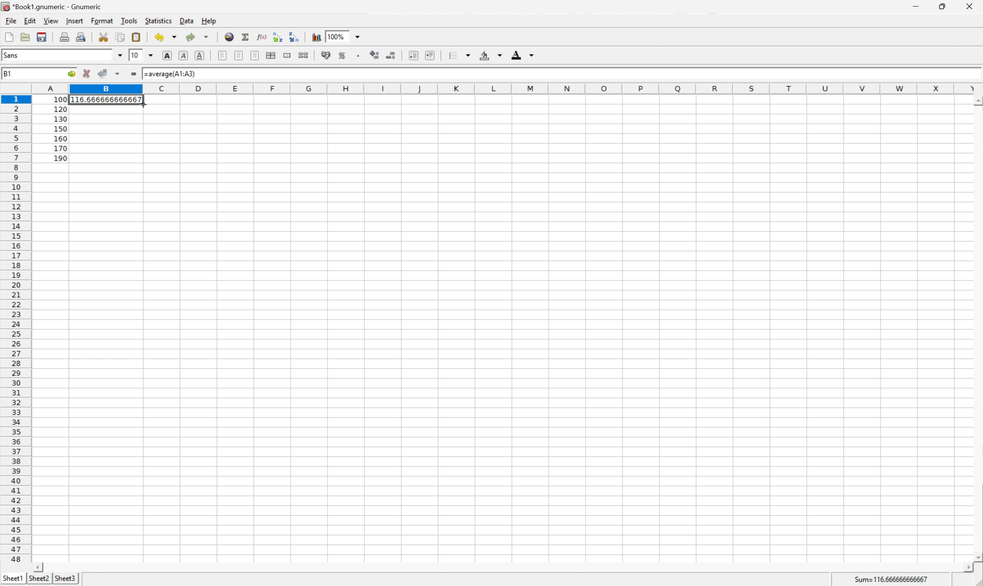 The height and width of the screenshot is (586, 983). What do you see at coordinates (210, 20) in the screenshot?
I see `Help` at bounding box center [210, 20].